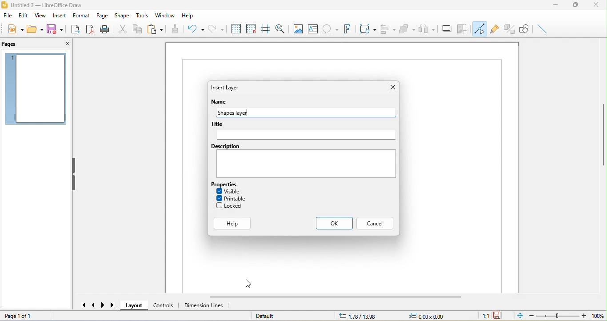 The width and height of the screenshot is (607, 321). I want to click on first page, so click(81, 305).